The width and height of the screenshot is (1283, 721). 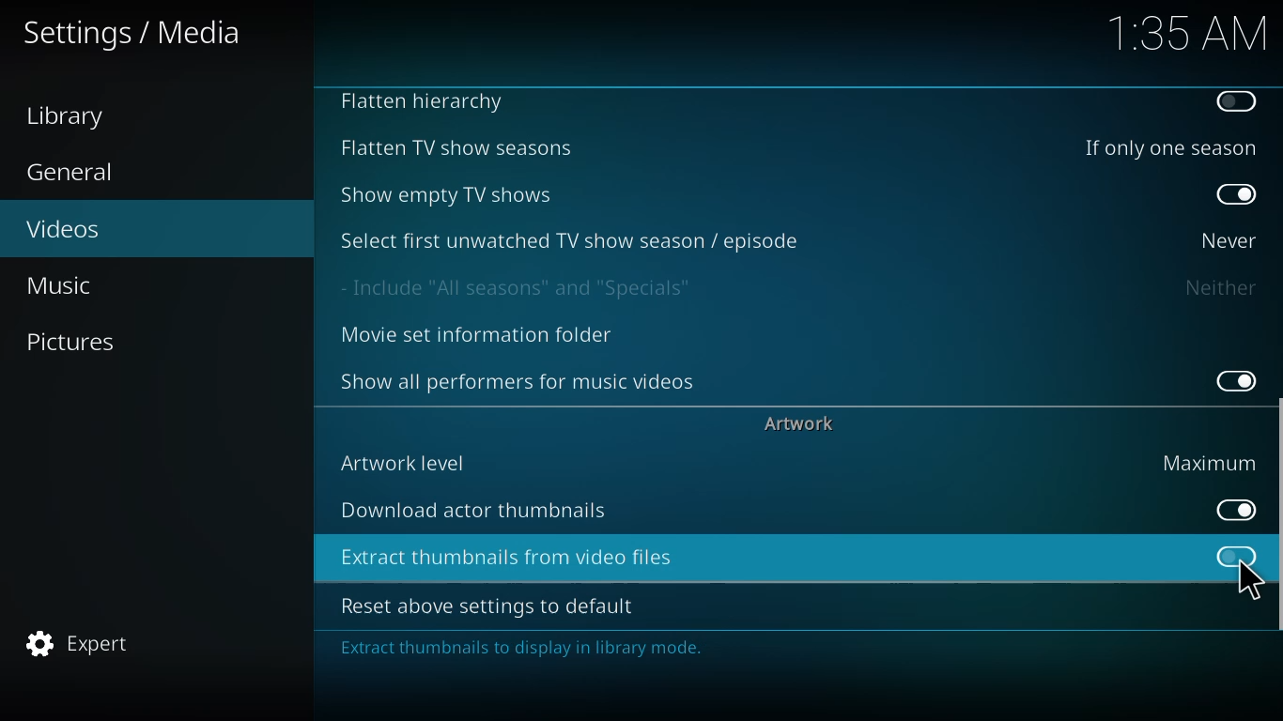 What do you see at coordinates (492, 606) in the screenshot?
I see `reset above settings to default` at bounding box center [492, 606].